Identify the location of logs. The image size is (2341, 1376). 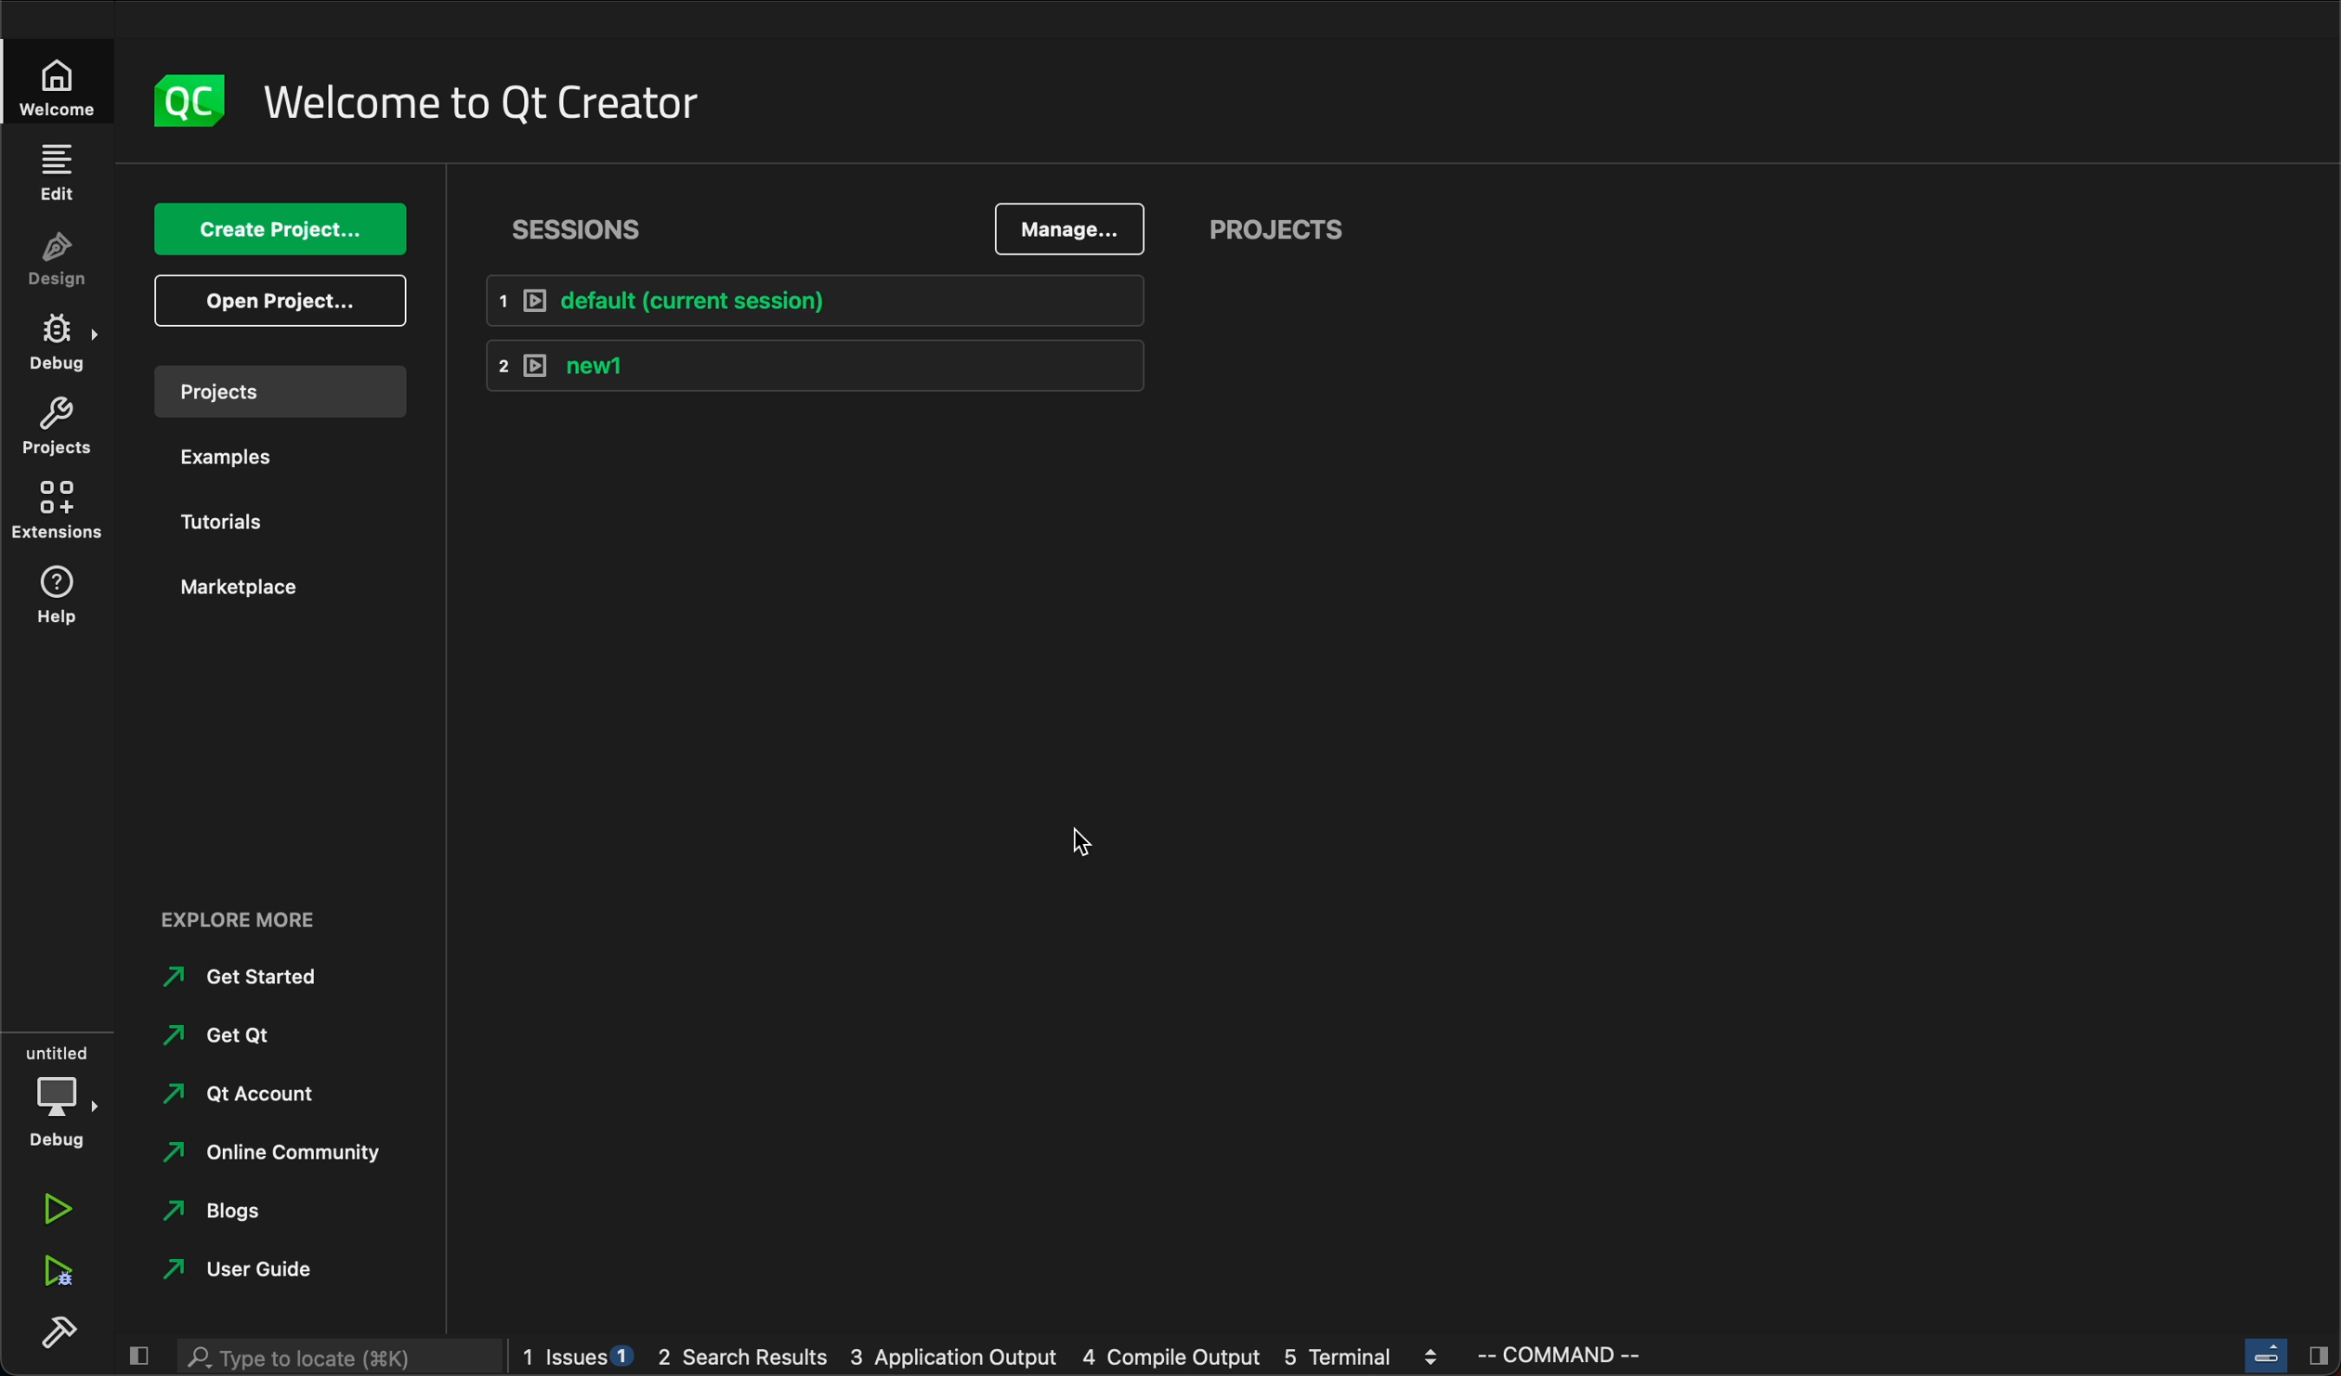
(986, 1358).